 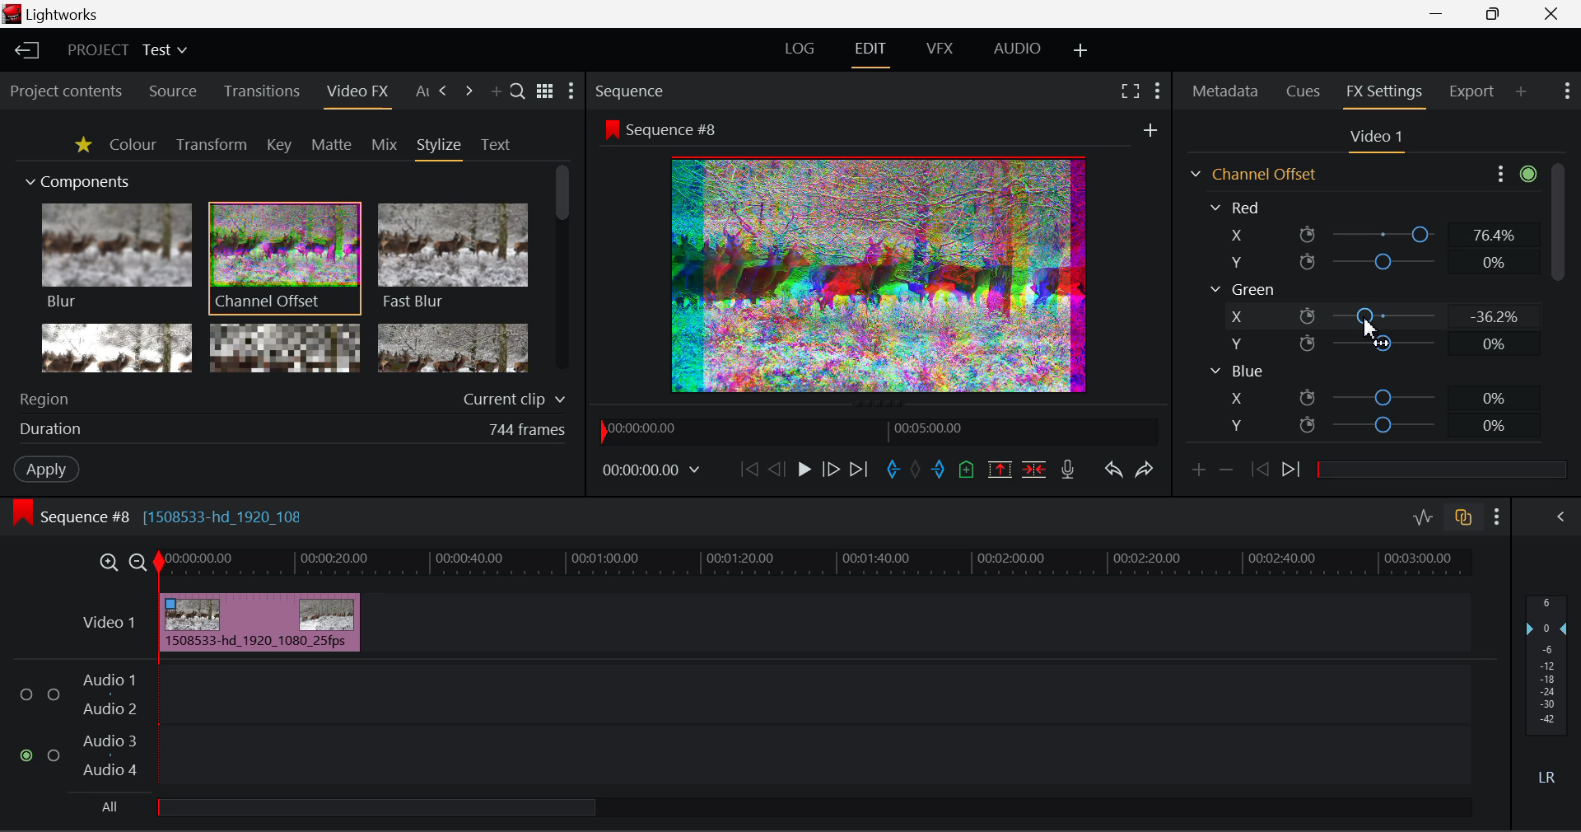 I want to click on Add Layout, so click(x=1081, y=54).